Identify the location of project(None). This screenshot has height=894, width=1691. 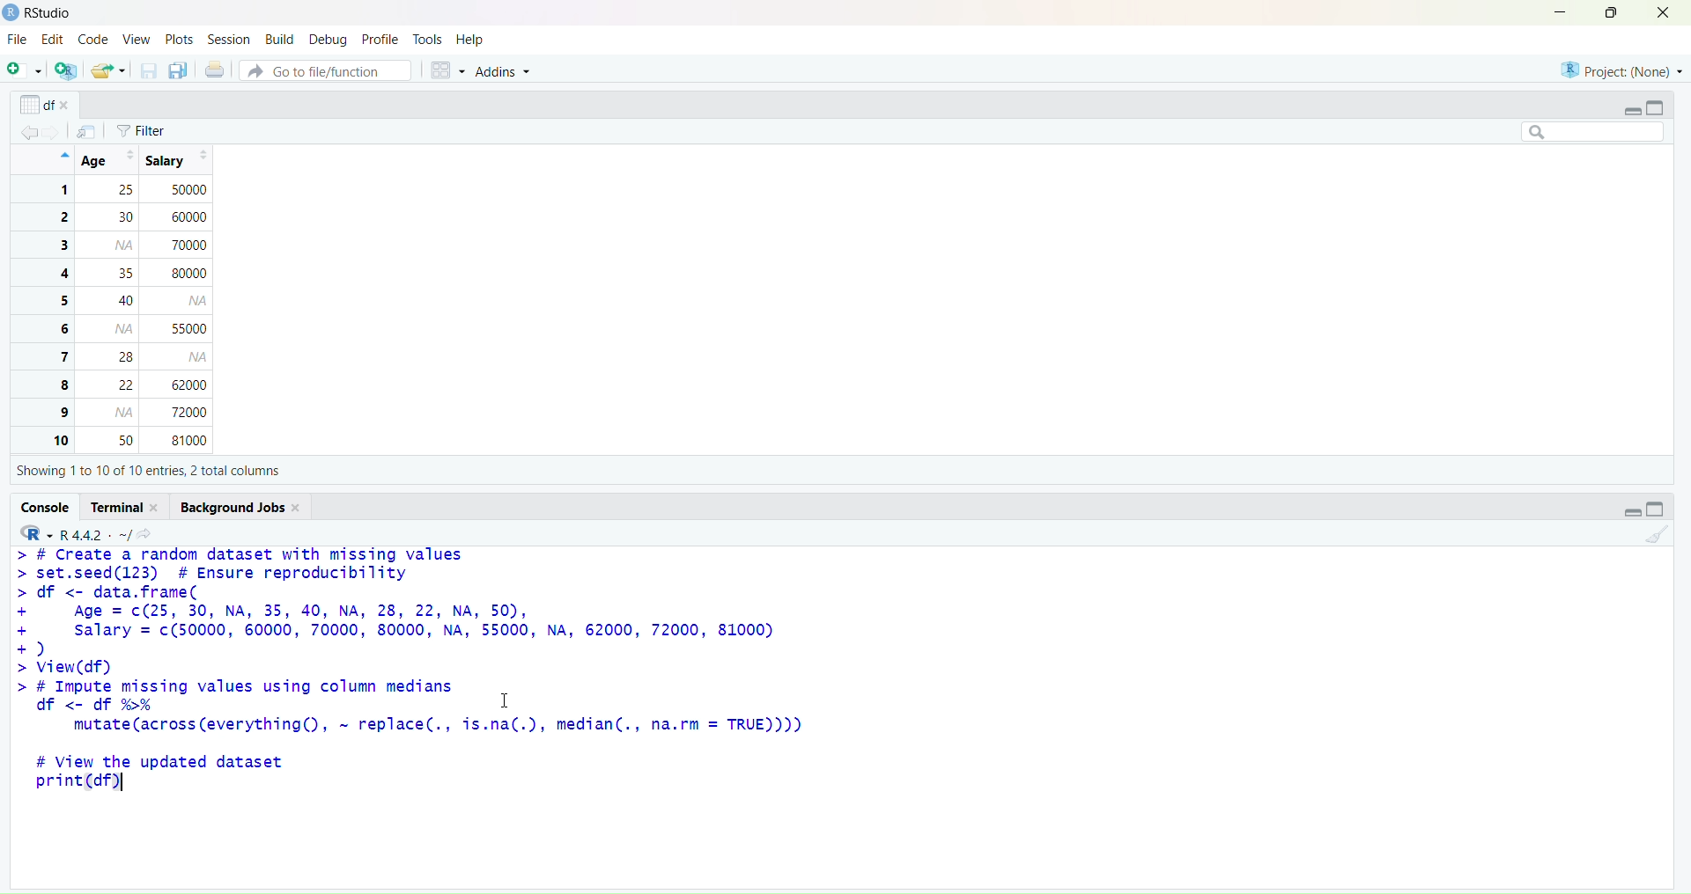
(1621, 69).